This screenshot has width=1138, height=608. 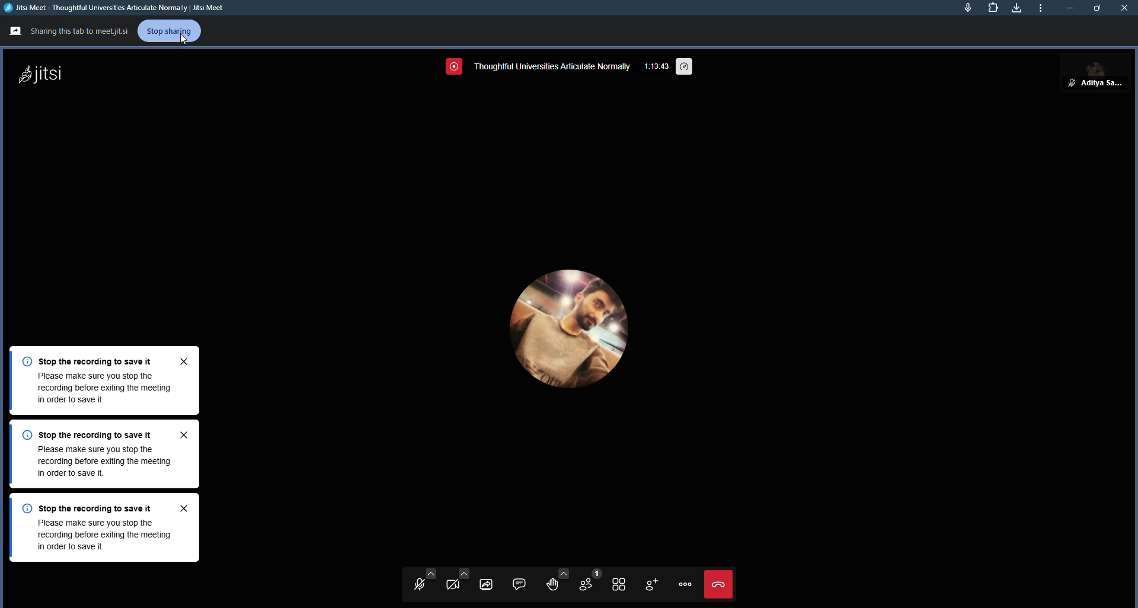 I want to click on jitsi, so click(x=47, y=73).